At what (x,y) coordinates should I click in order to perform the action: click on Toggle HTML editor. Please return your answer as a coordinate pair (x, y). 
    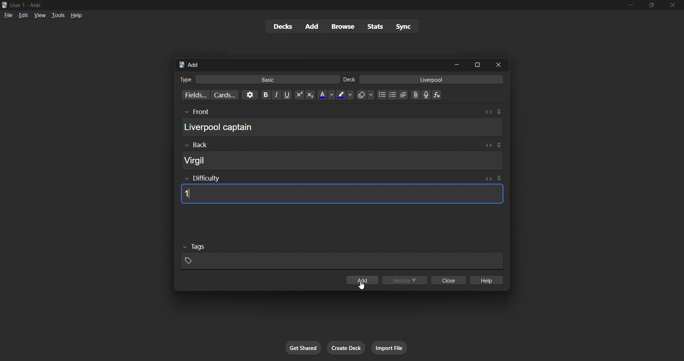
    Looking at the image, I should click on (488, 145).